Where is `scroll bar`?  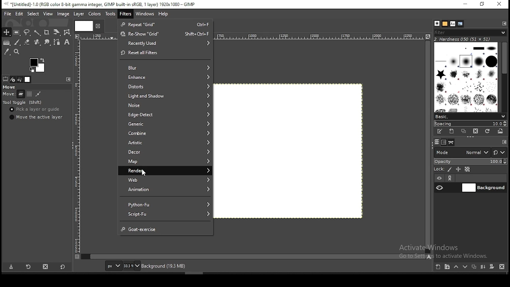 scroll bar is located at coordinates (504, 77).